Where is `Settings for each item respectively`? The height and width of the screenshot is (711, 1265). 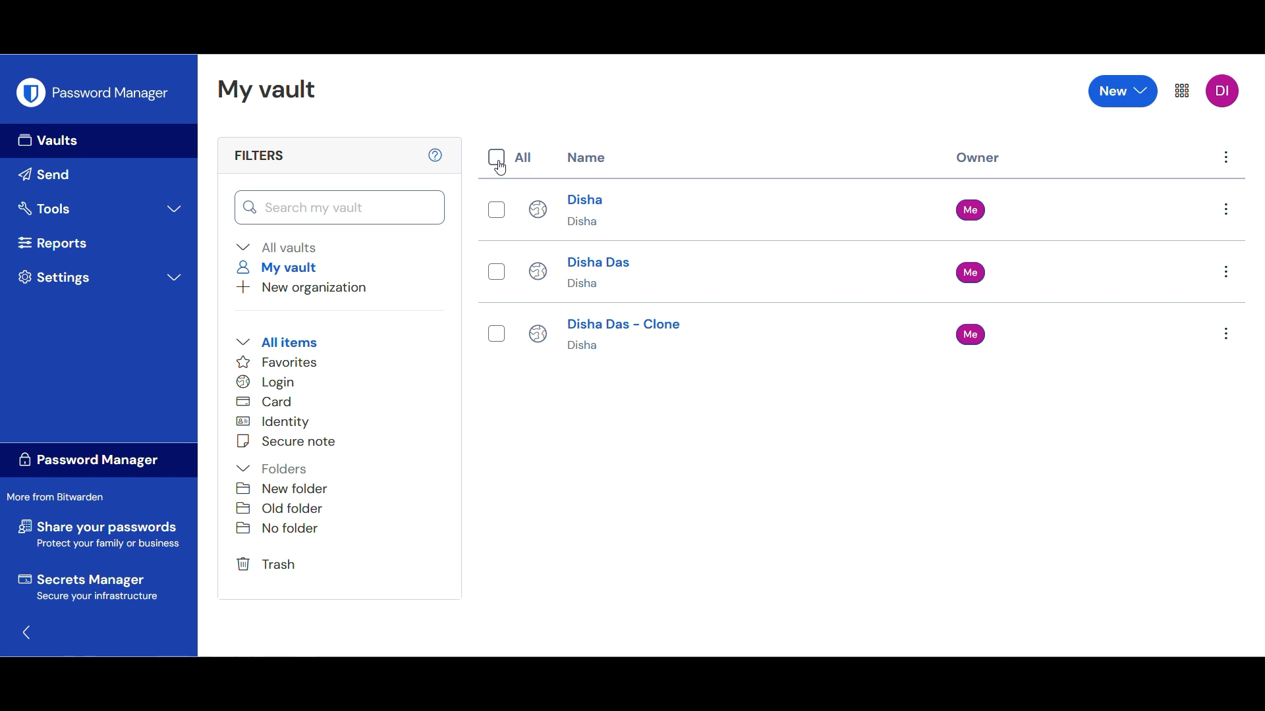
Settings for each item respectively is located at coordinates (1225, 336).